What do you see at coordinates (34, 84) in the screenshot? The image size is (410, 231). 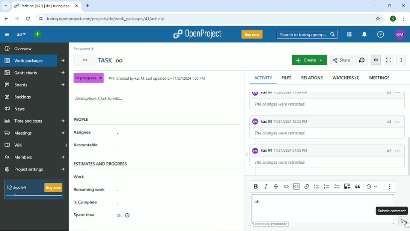 I see `Boards` at bounding box center [34, 84].